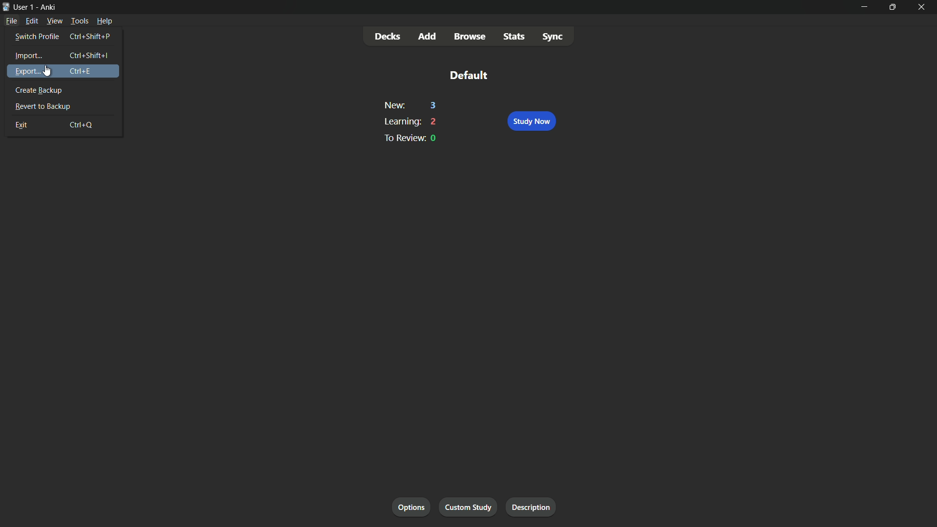  Describe the element at coordinates (25, 7) in the screenshot. I see `user 1` at that location.